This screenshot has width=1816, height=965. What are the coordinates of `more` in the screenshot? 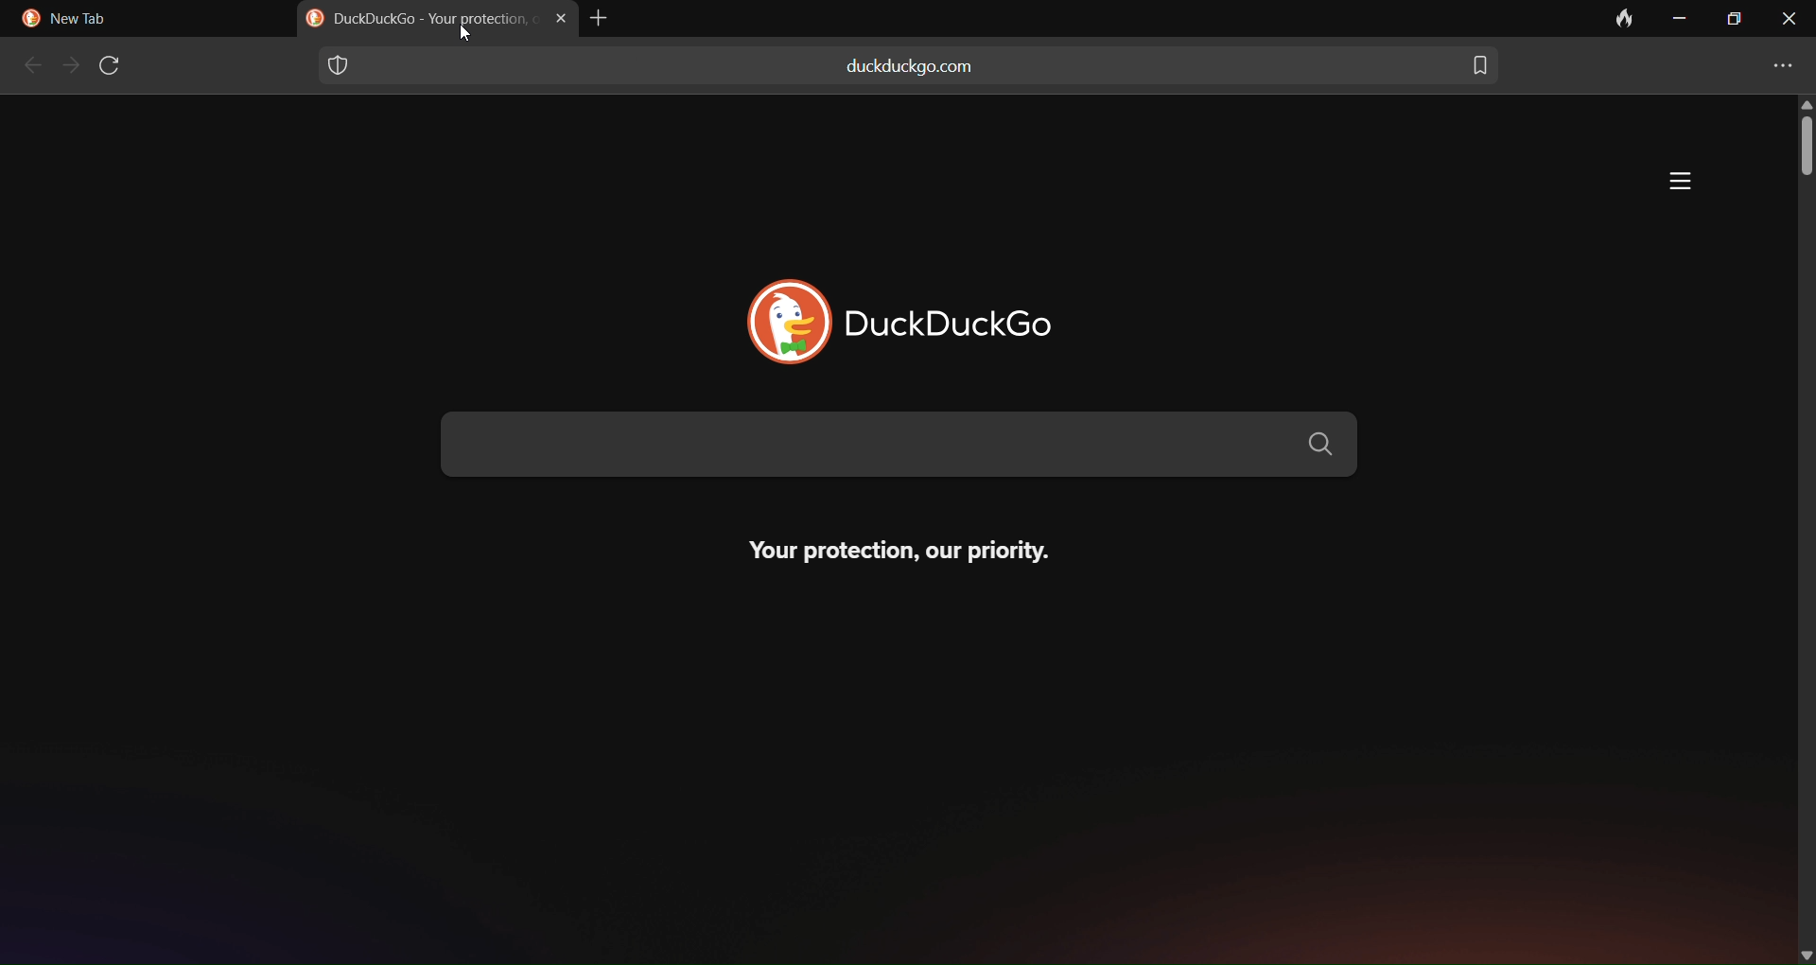 It's located at (1783, 60).